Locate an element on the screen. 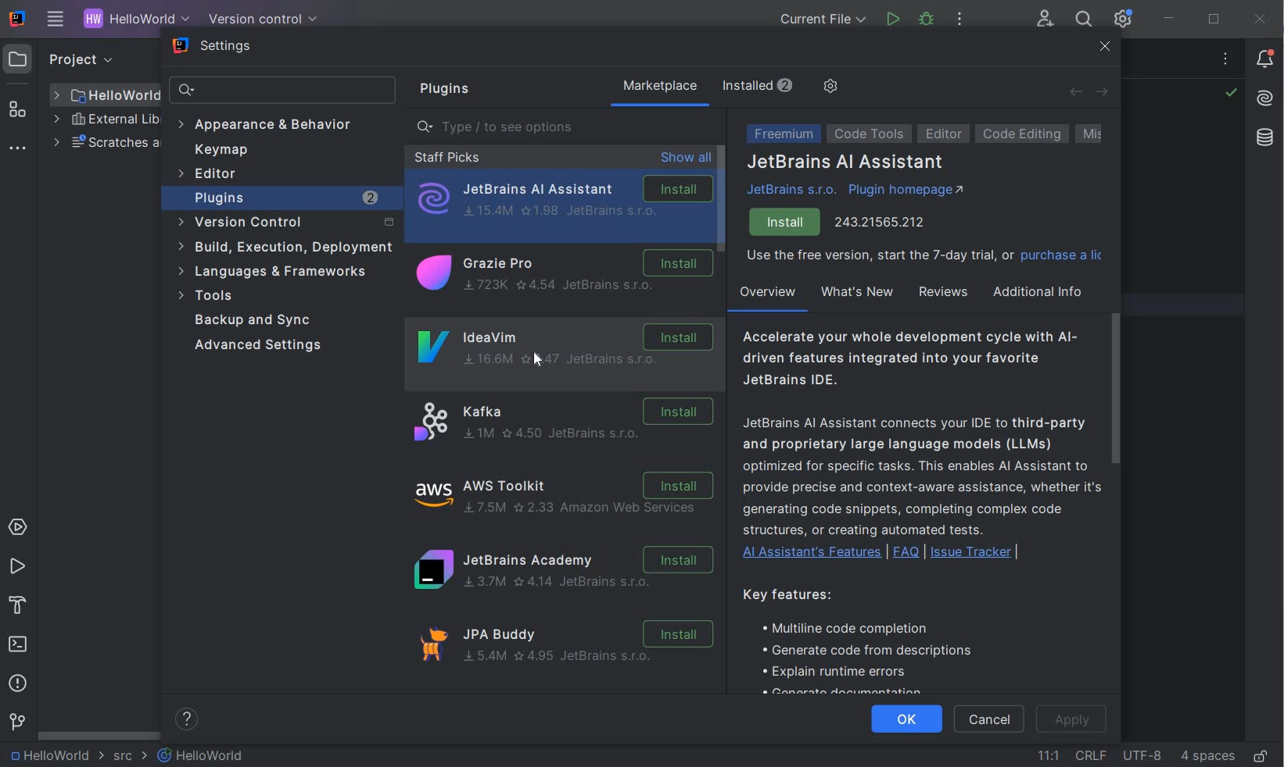 Image resolution: width=1284 pixels, height=767 pixels. SYSTEM NAME is located at coordinates (15, 20).